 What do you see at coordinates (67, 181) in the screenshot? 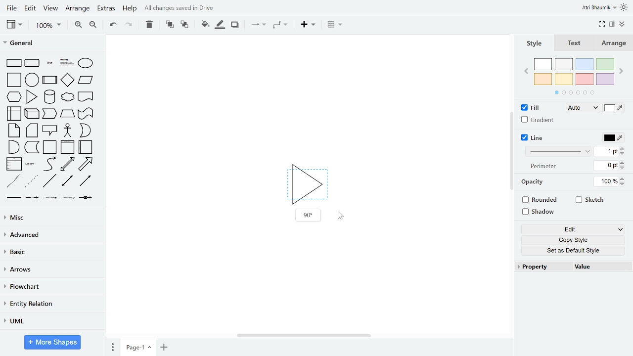
I see `bidirectional arrow` at bounding box center [67, 181].